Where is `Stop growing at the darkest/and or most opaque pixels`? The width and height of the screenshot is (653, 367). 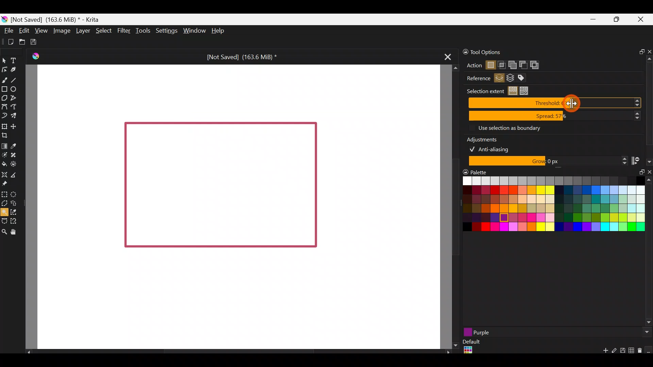 Stop growing at the darkest/and or most opaque pixels is located at coordinates (641, 160).